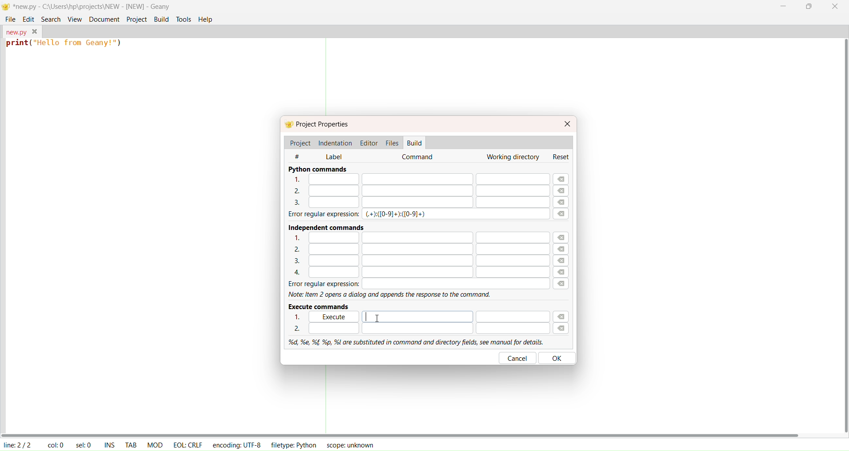 The height and width of the screenshot is (451, 849). Describe the element at coordinates (836, 8) in the screenshot. I see `close` at that location.